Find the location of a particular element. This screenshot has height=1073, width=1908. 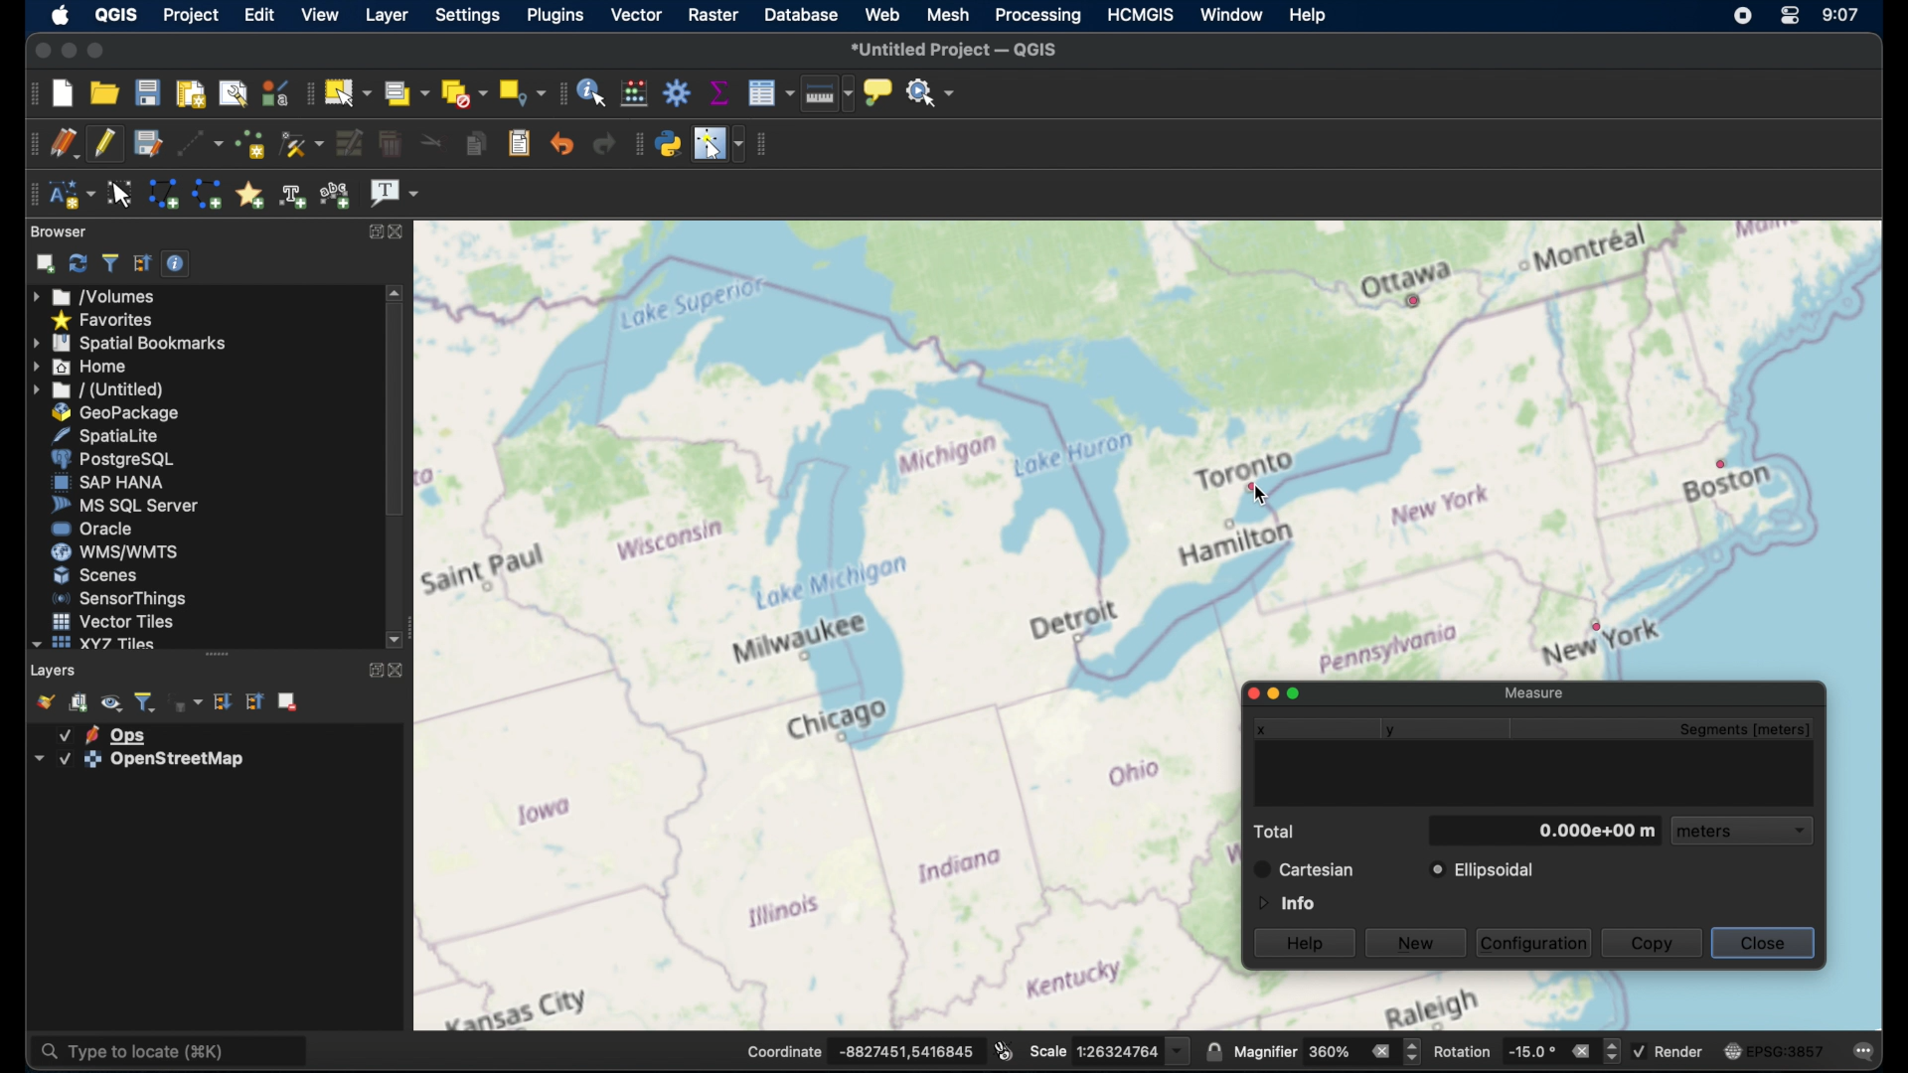

untitled menu is located at coordinates (96, 389).